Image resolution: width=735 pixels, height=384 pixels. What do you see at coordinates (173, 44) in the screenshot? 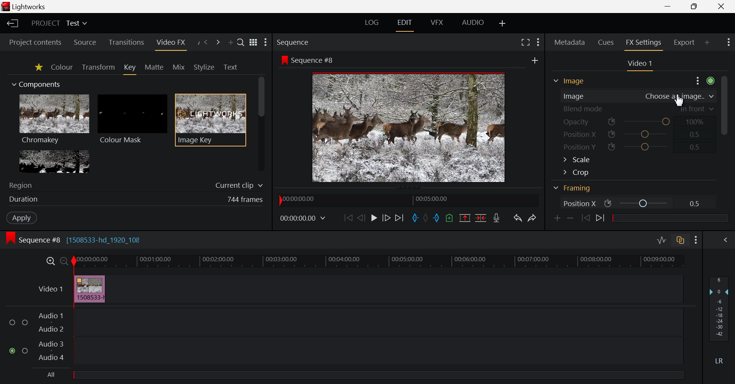
I see `Video FX` at bounding box center [173, 44].